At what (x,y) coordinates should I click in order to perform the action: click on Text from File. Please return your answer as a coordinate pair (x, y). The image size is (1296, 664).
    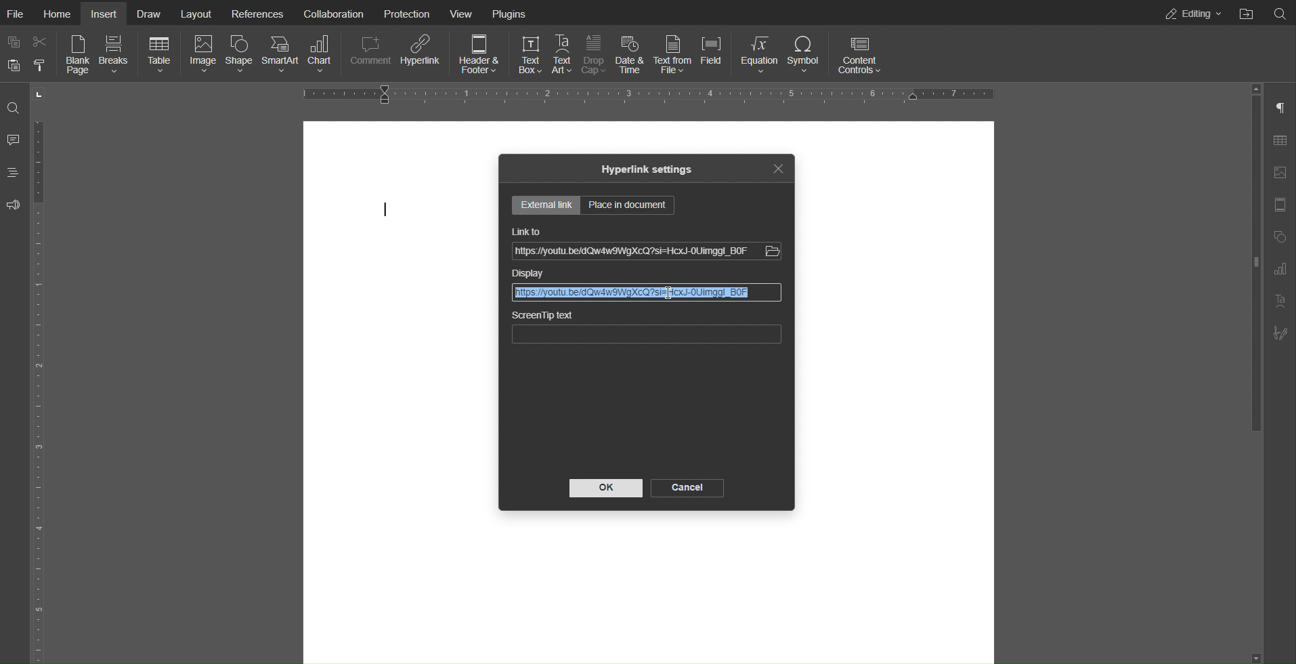
    Looking at the image, I should click on (678, 56).